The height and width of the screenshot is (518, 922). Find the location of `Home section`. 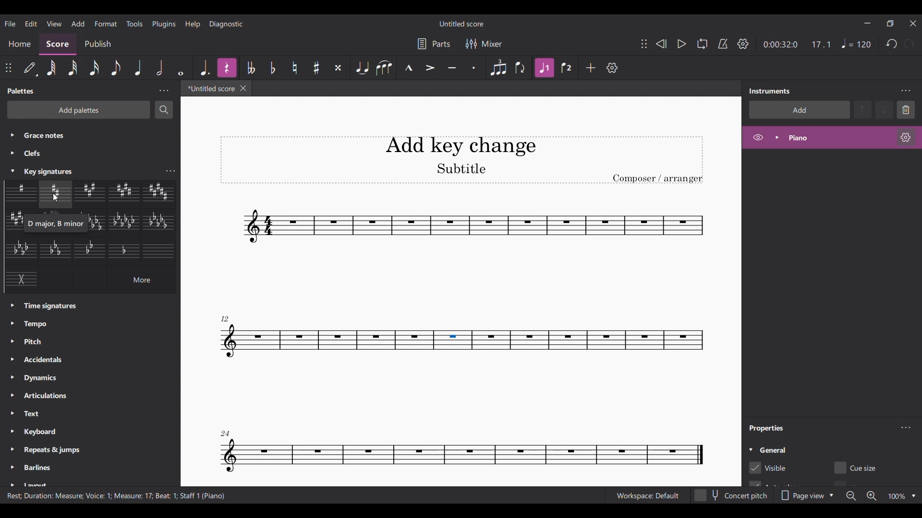

Home section is located at coordinates (20, 46).